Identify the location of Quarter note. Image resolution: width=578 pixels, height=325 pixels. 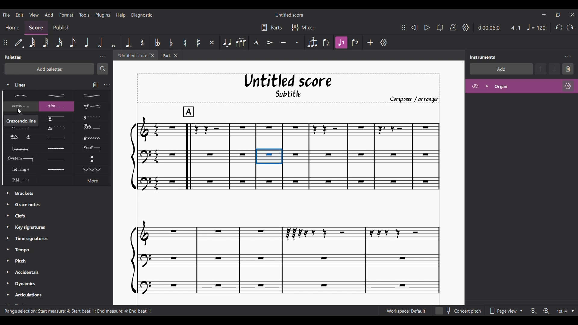
(537, 27).